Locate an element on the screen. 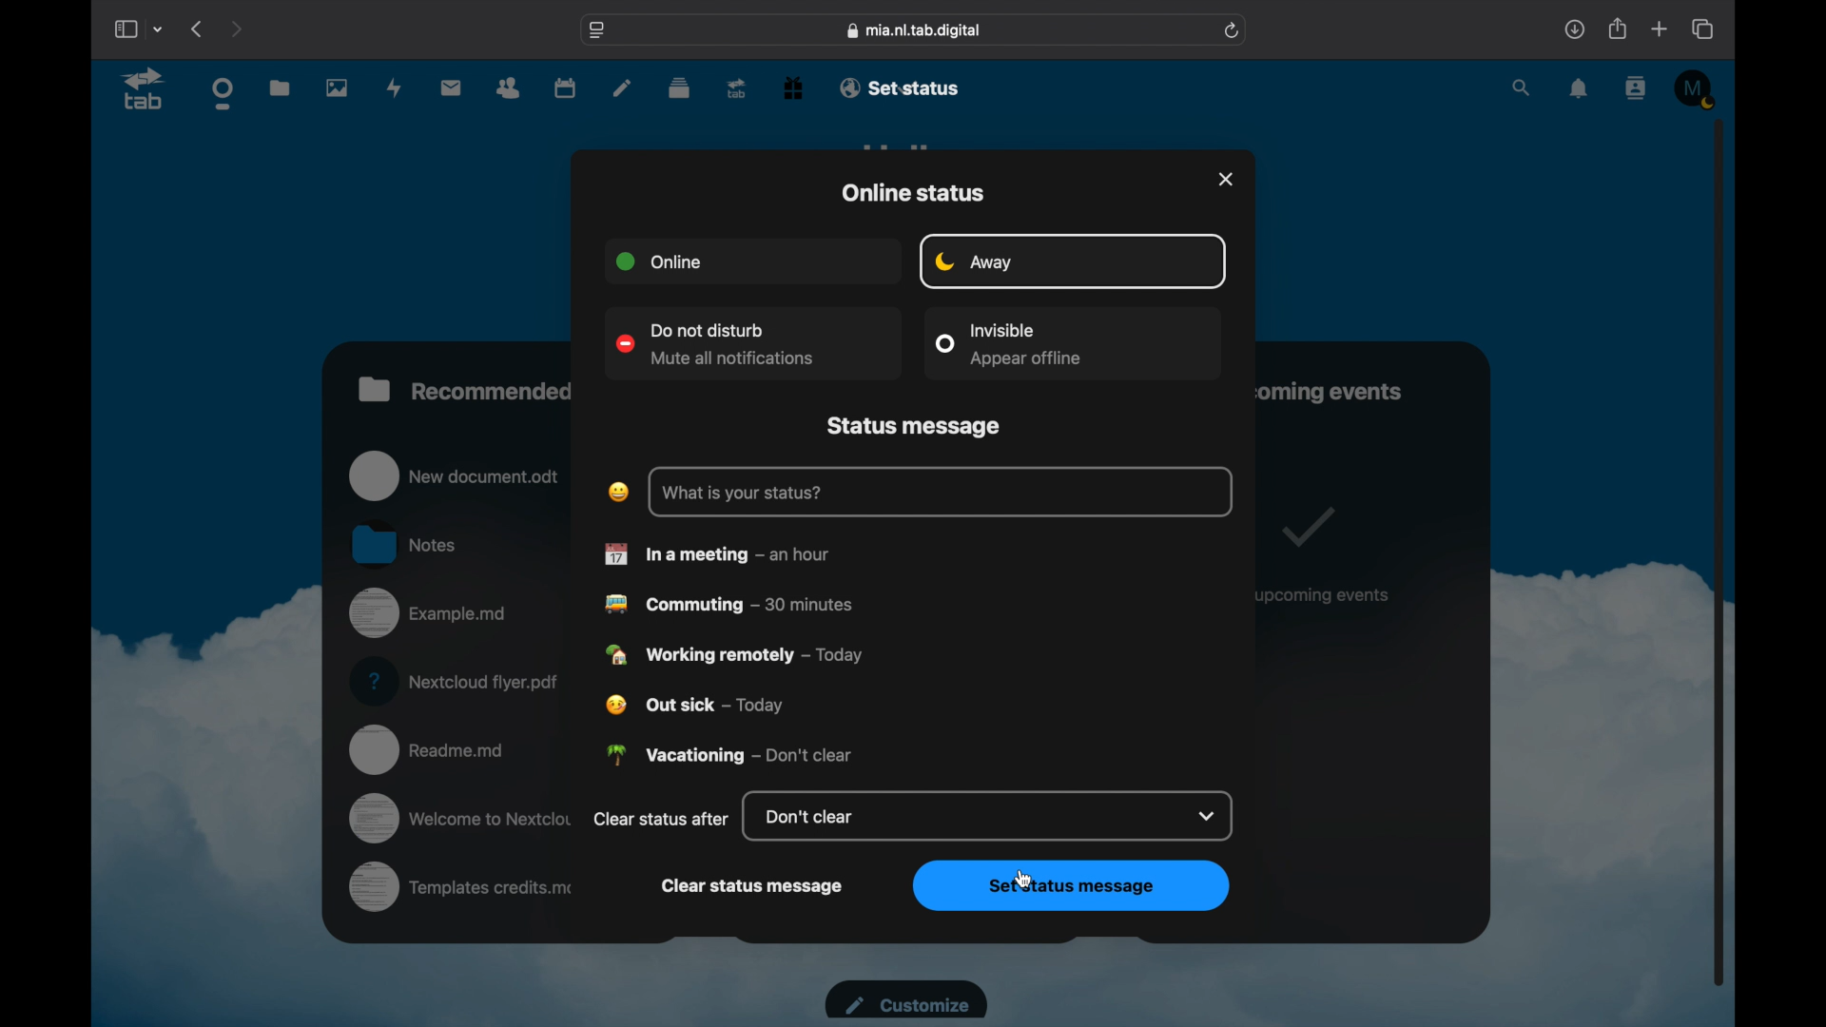 The image size is (1826, 1027). invisible is located at coordinates (1009, 343).